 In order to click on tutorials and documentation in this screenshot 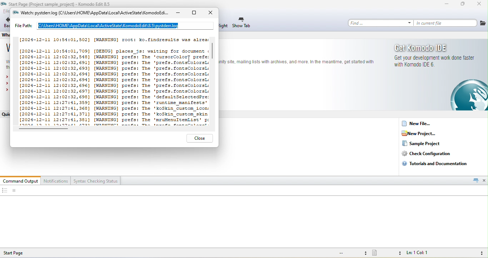, I will do `click(437, 163)`.